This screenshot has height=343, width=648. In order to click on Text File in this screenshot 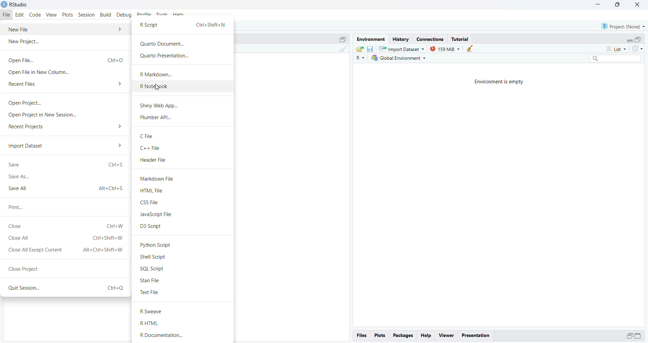, I will do `click(150, 293)`.